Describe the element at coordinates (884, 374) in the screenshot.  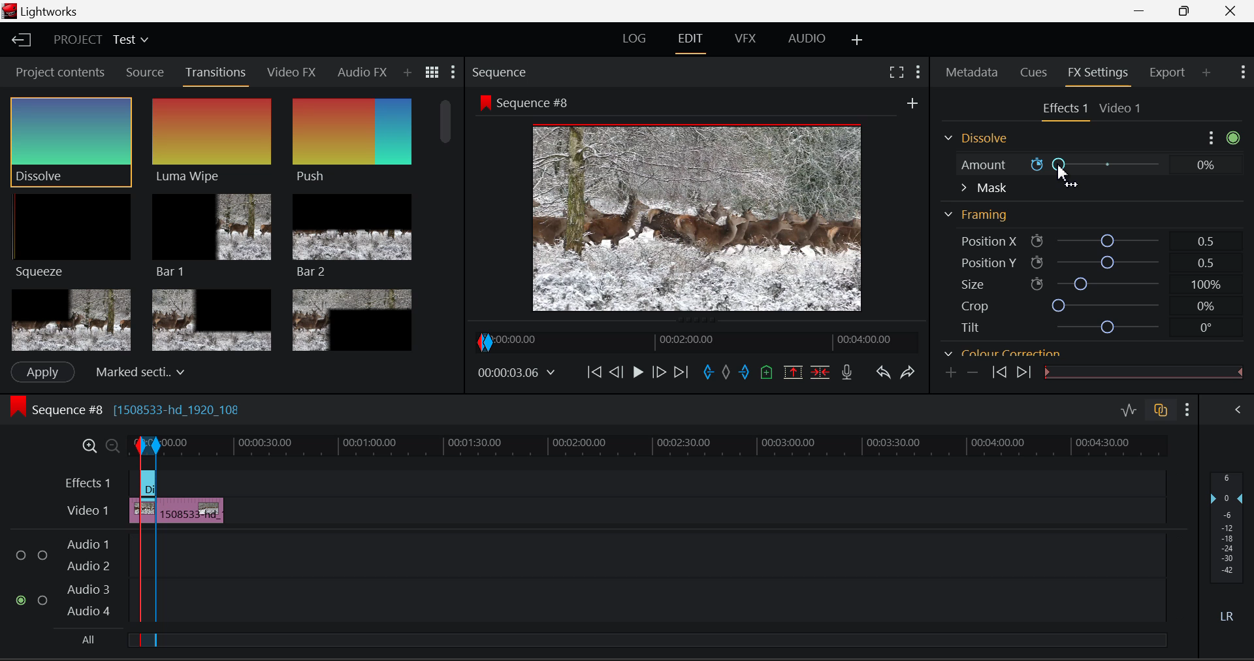
I see `Undo` at that location.